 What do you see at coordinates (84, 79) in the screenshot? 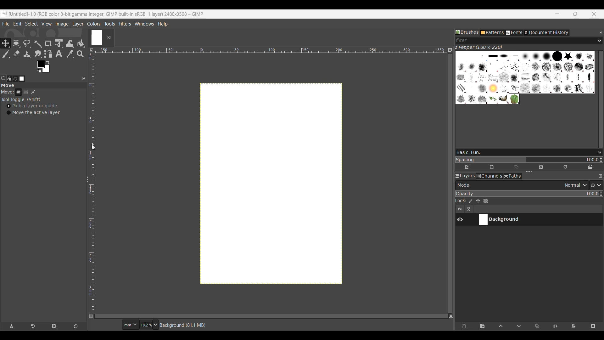
I see `Configure this tab` at bounding box center [84, 79].